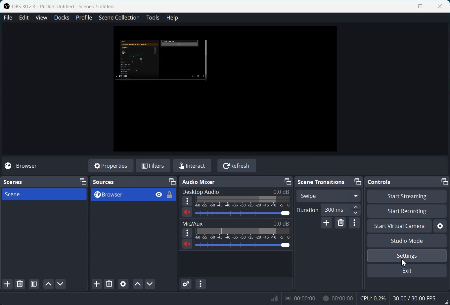 This screenshot has width=450, height=305. What do you see at coordinates (440, 6) in the screenshot?
I see `Close` at bounding box center [440, 6].